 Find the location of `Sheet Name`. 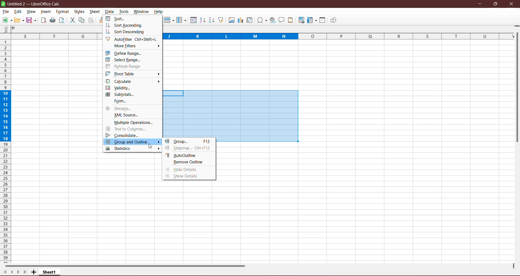

Sheet Name is located at coordinates (50, 272).